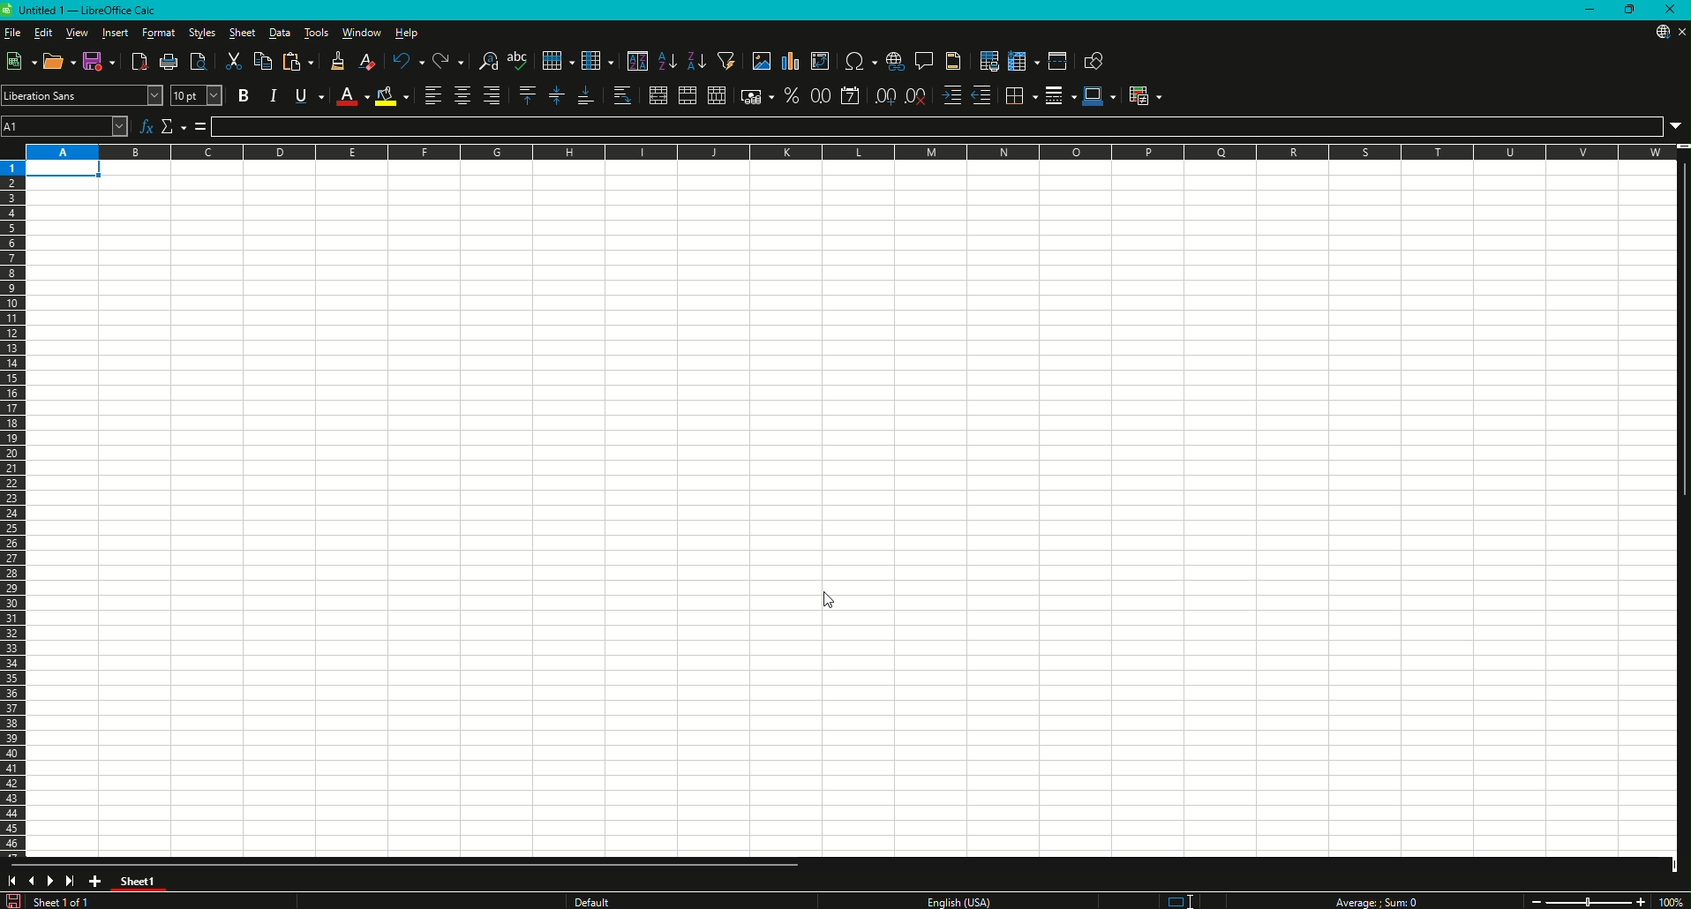 Image resolution: width=1691 pixels, height=909 pixels. Describe the element at coordinates (688, 95) in the screenshot. I see `Merge Cells` at that location.